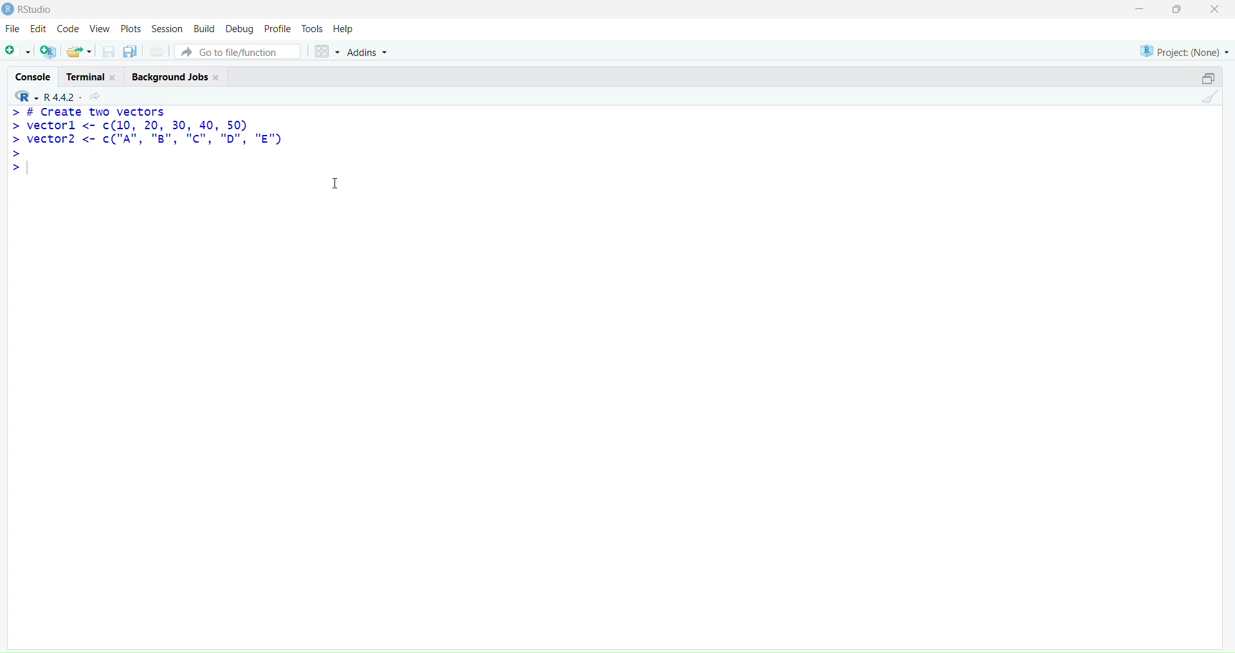 The height and width of the screenshot is (653, 1235). Describe the element at coordinates (49, 51) in the screenshot. I see `Create project` at that location.